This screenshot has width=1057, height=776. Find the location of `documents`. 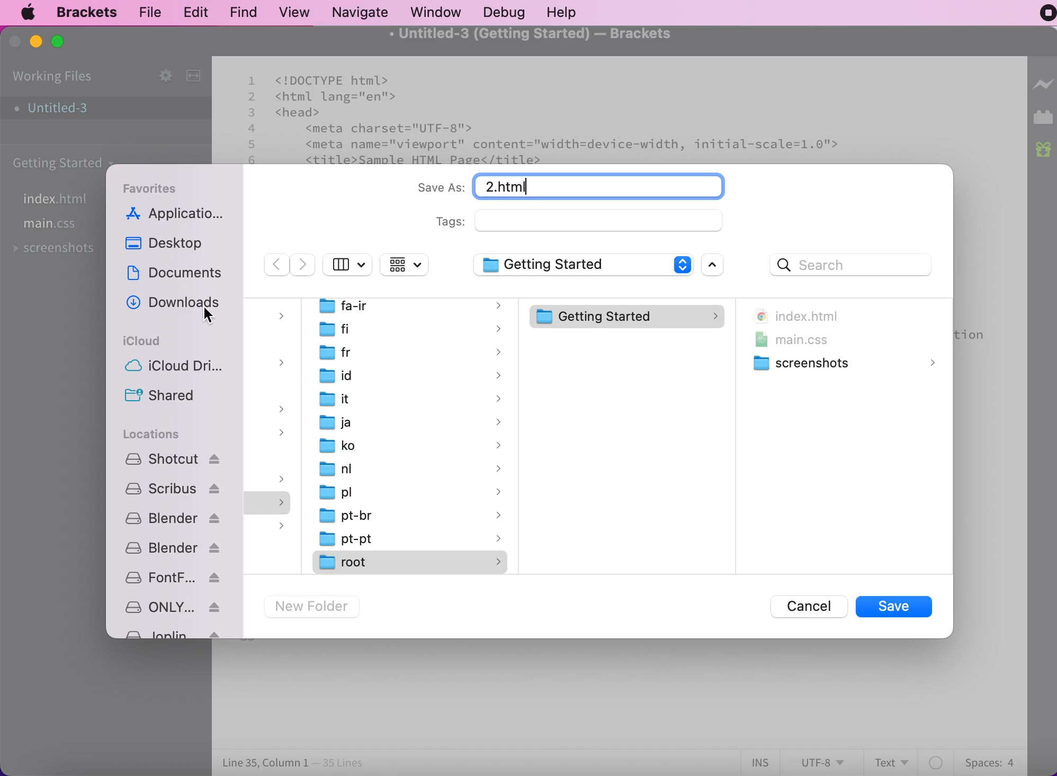

documents is located at coordinates (178, 274).